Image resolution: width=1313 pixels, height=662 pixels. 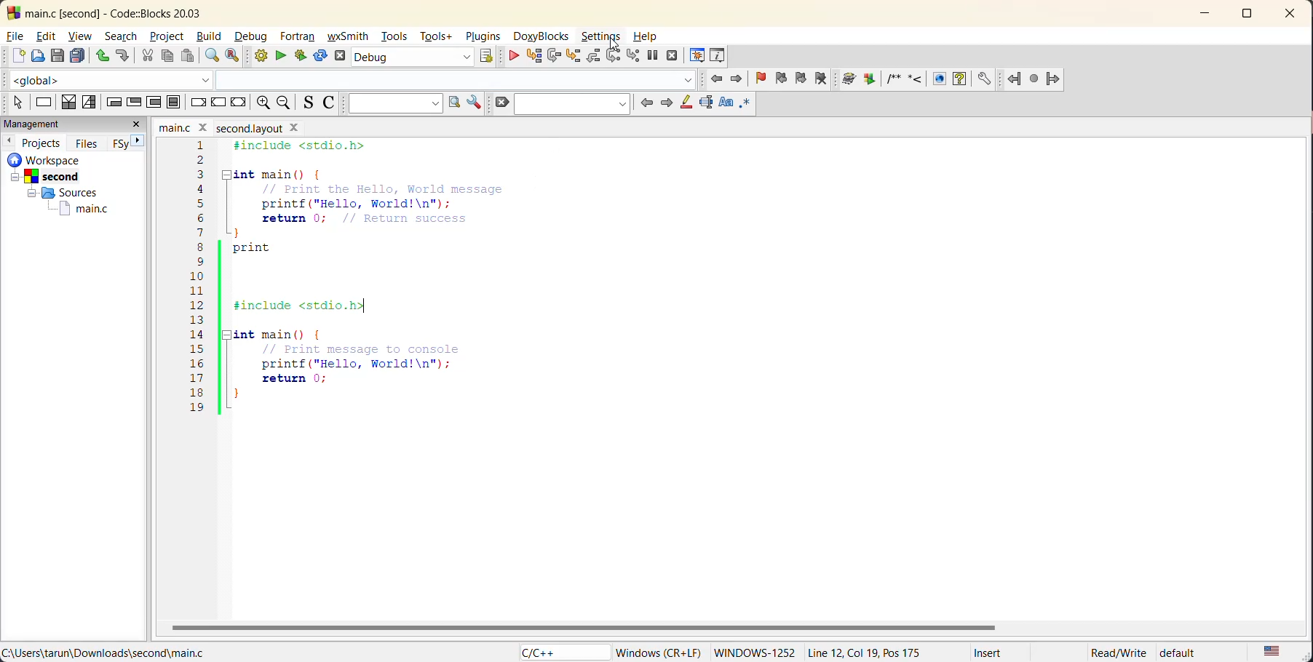 What do you see at coordinates (598, 36) in the screenshot?
I see `settings` at bounding box center [598, 36].